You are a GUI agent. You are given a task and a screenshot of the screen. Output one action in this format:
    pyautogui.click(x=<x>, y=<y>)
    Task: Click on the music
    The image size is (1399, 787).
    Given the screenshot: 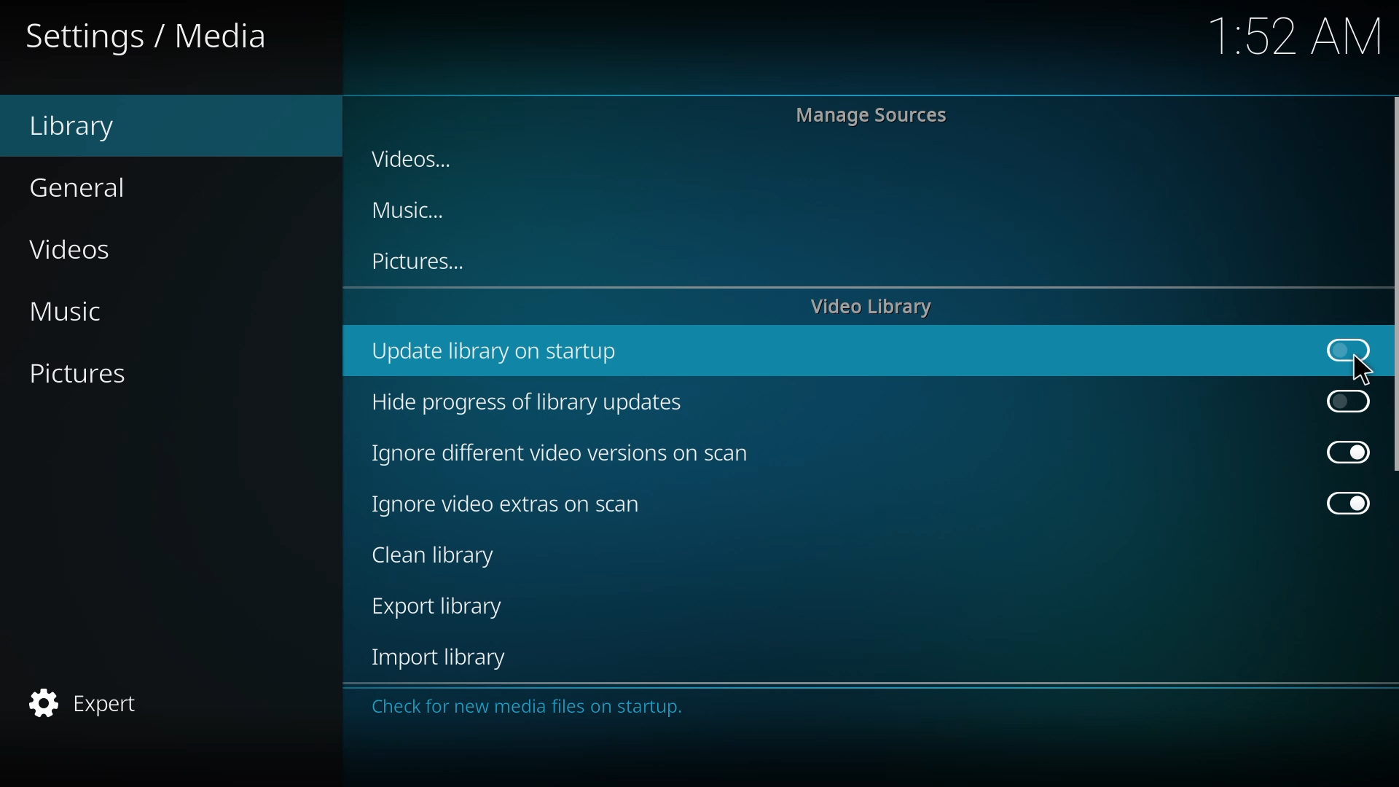 What is the action you would take?
    pyautogui.click(x=413, y=211)
    